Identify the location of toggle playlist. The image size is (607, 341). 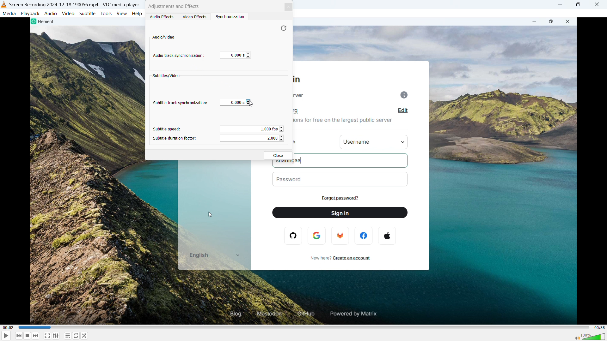
(68, 336).